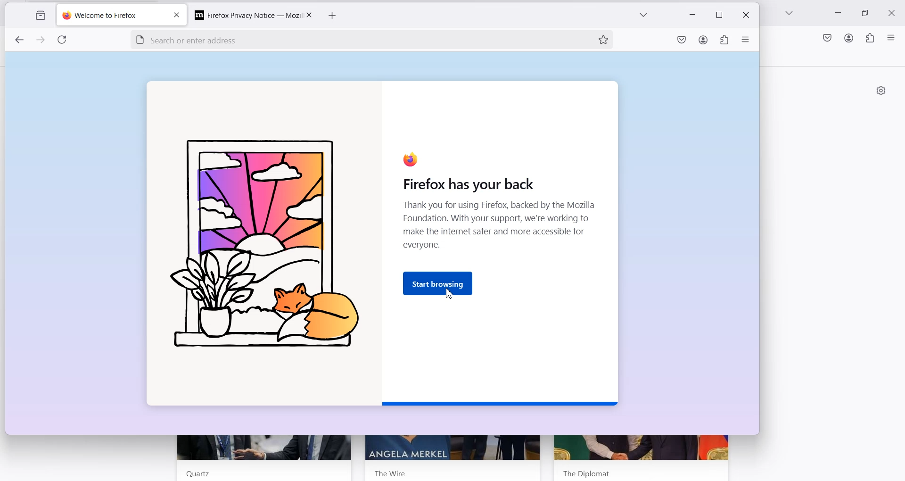  Describe the element at coordinates (790, 14) in the screenshot. I see `List all tab` at that location.